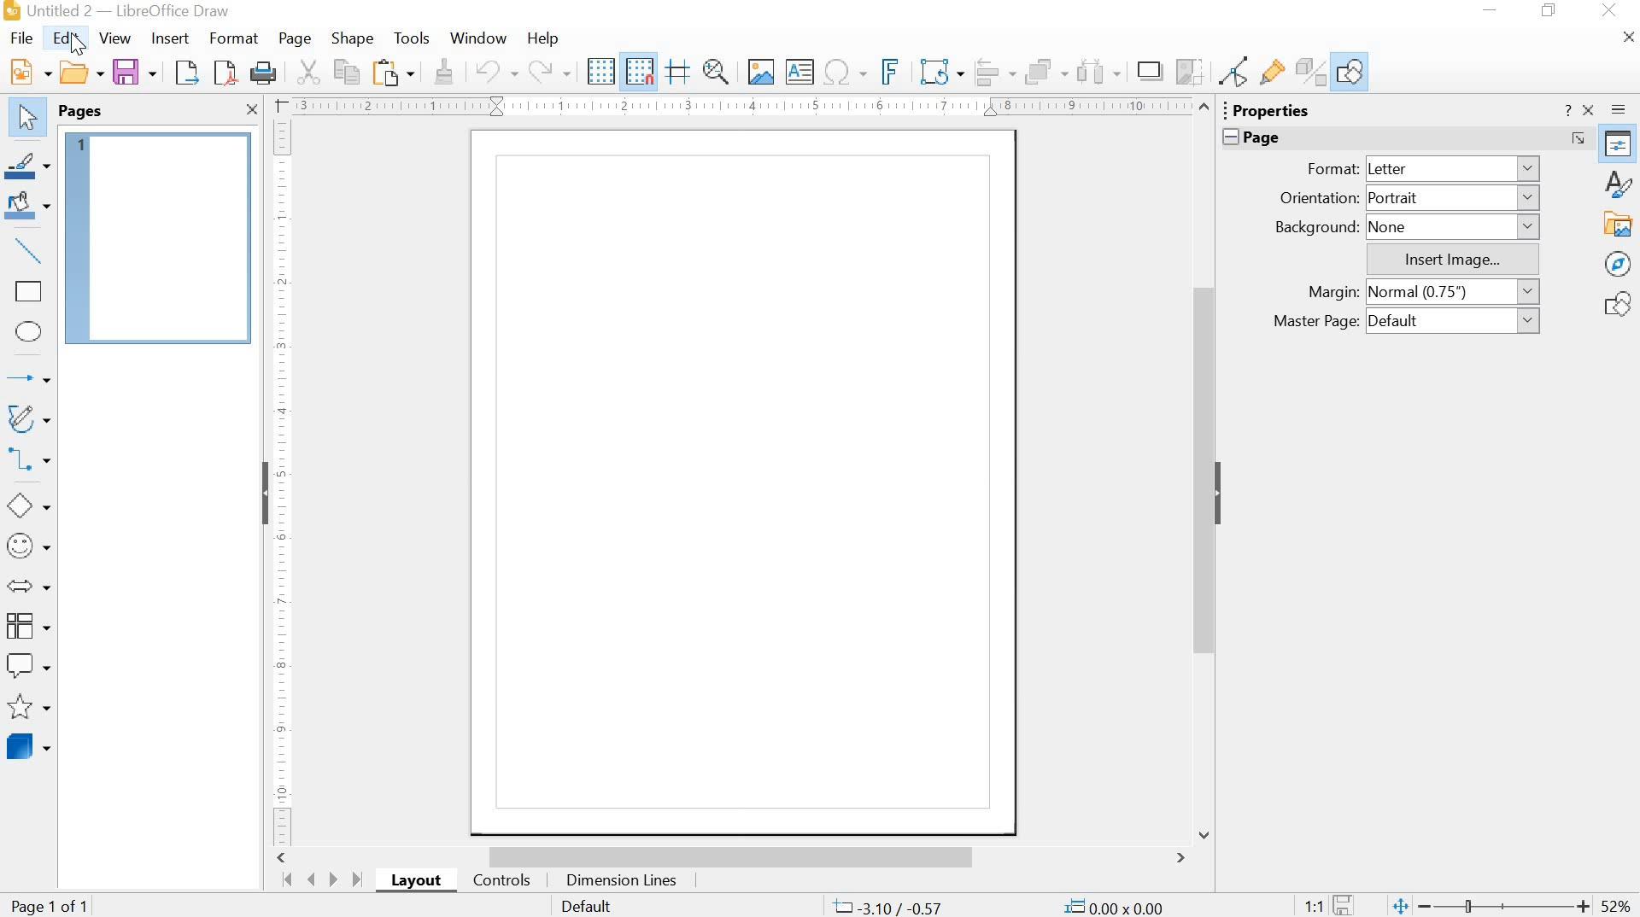  What do you see at coordinates (624, 882) in the screenshot?
I see `Dimension Lines` at bounding box center [624, 882].